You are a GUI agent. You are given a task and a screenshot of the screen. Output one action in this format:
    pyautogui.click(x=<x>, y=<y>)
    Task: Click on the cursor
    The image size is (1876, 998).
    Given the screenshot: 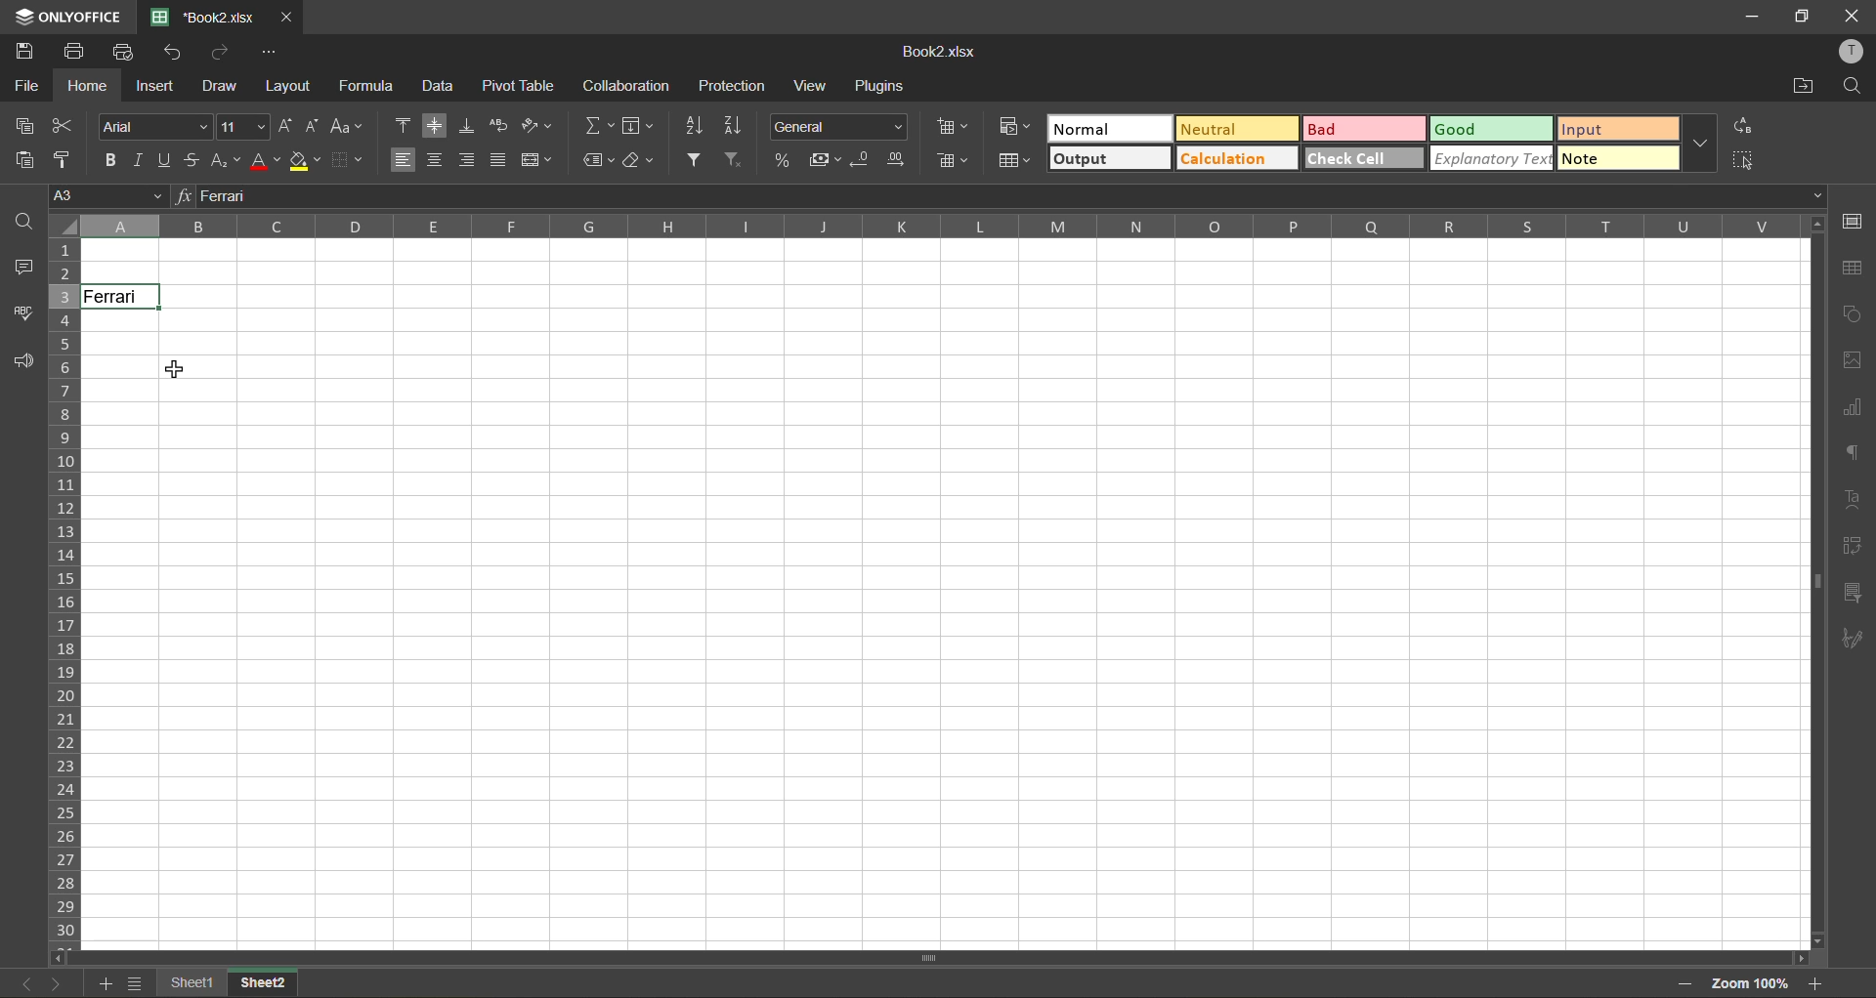 What is the action you would take?
    pyautogui.click(x=179, y=365)
    